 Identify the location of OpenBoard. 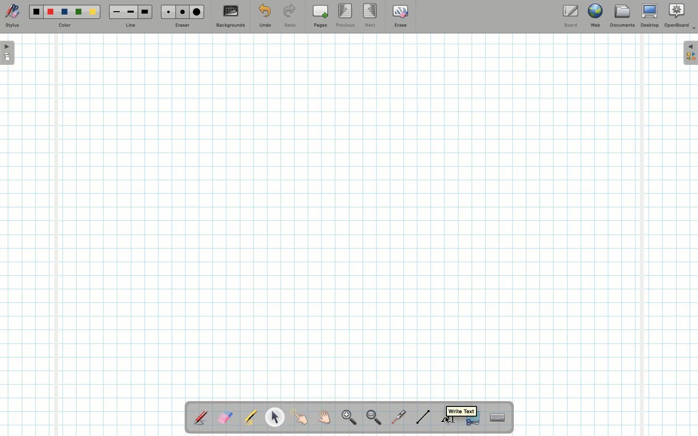
(680, 16).